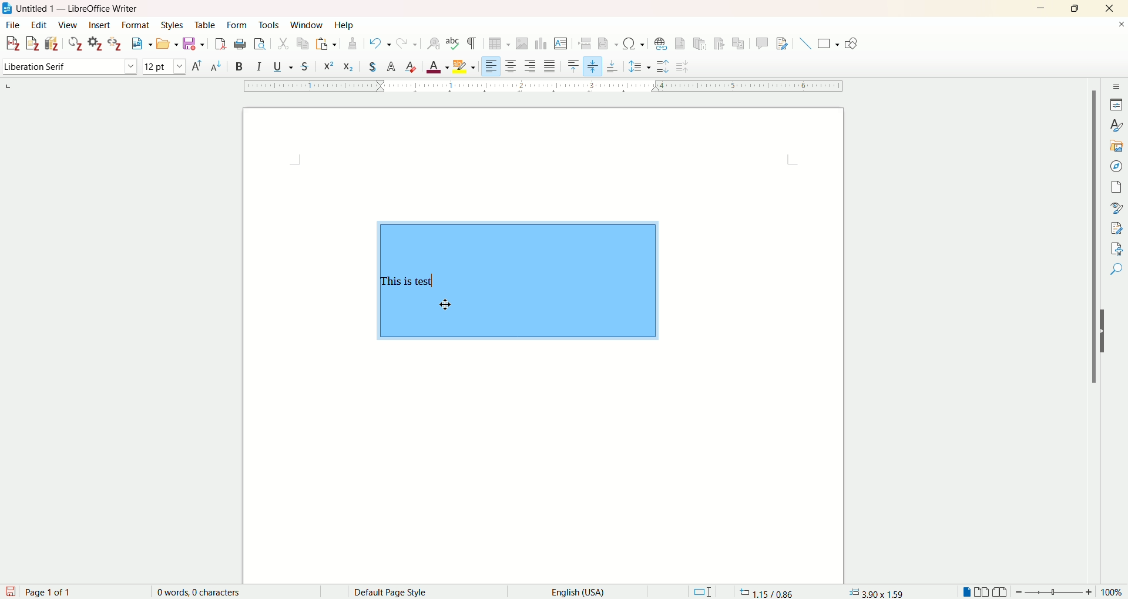  What do you see at coordinates (966, 591) in the screenshot?
I see `single page view` at bounding box center [966, 591].